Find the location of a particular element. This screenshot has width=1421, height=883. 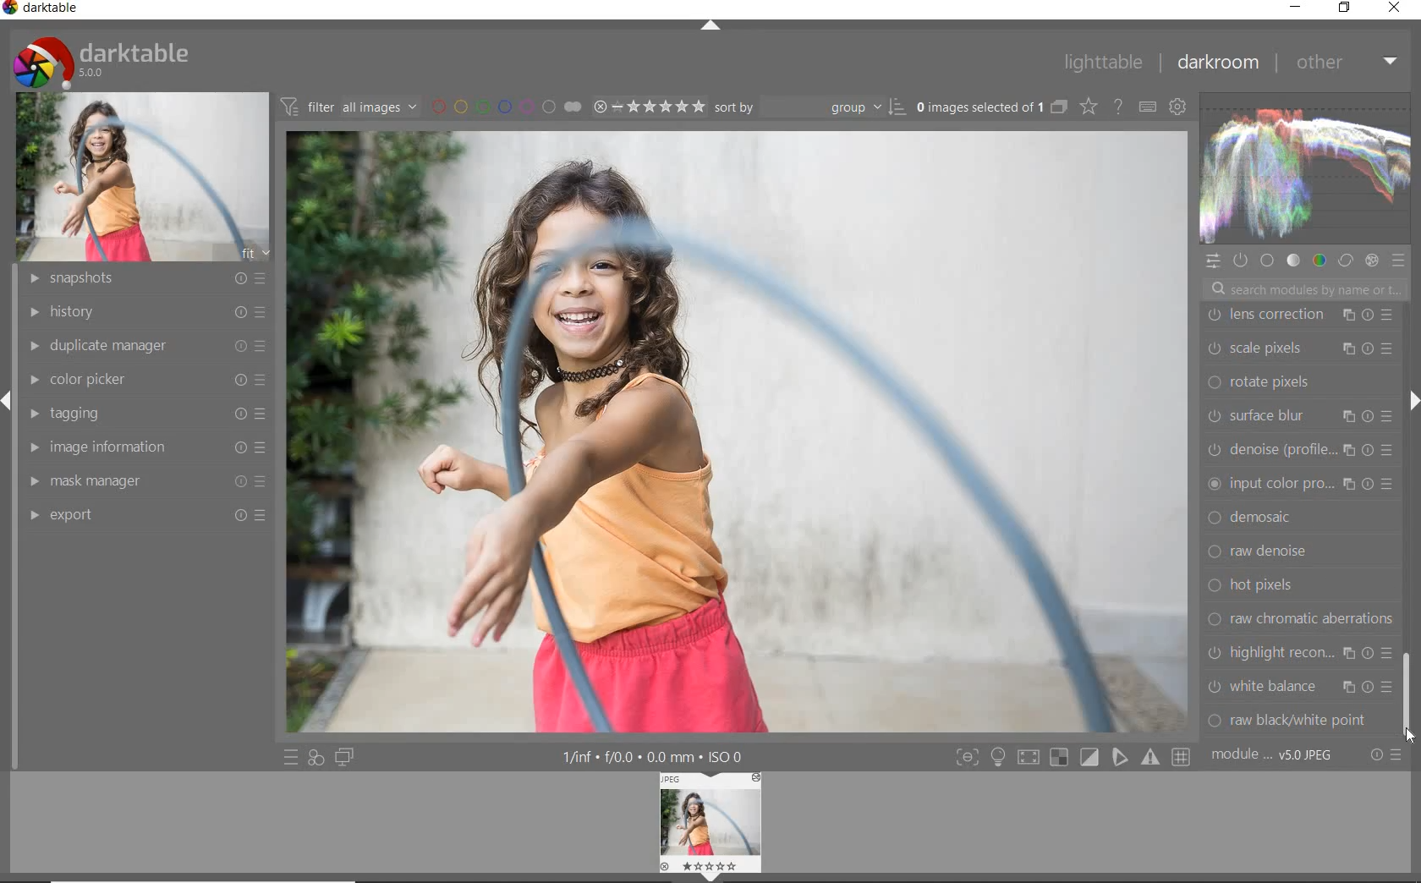

toggle mode is located at coordinates (966, 757).